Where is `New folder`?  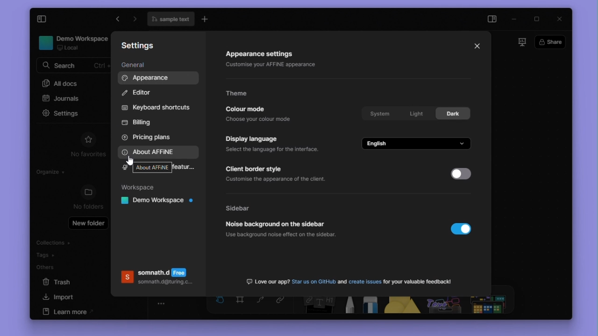 New folder is located at coordinates (89, 223).